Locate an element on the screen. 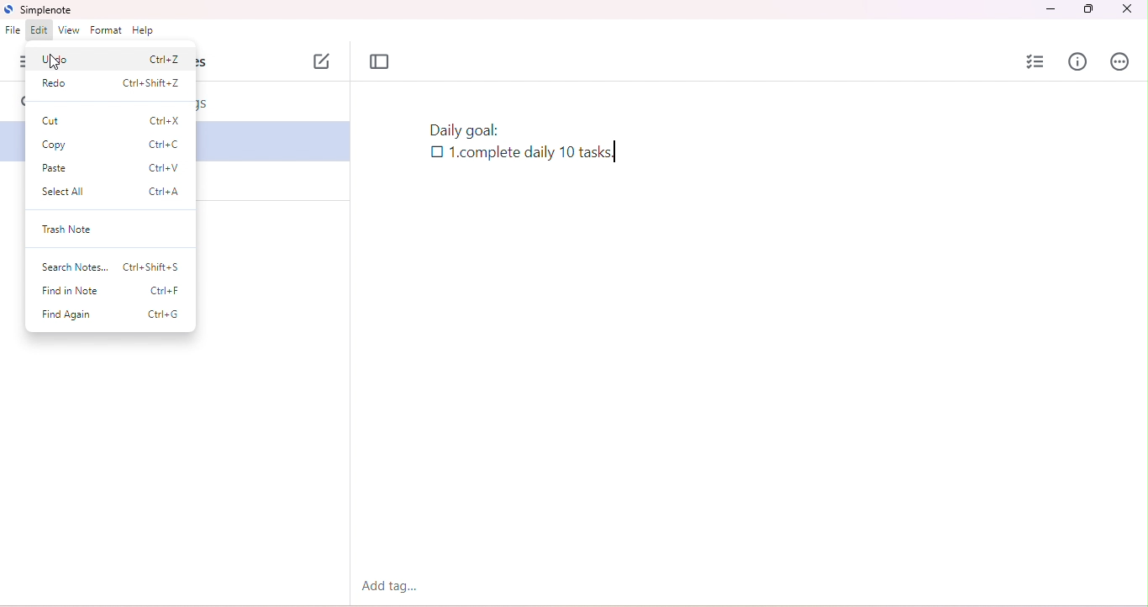 The width and height of the screenshot is (1148, 607). cursor moved is located at coordinates (55, 62).